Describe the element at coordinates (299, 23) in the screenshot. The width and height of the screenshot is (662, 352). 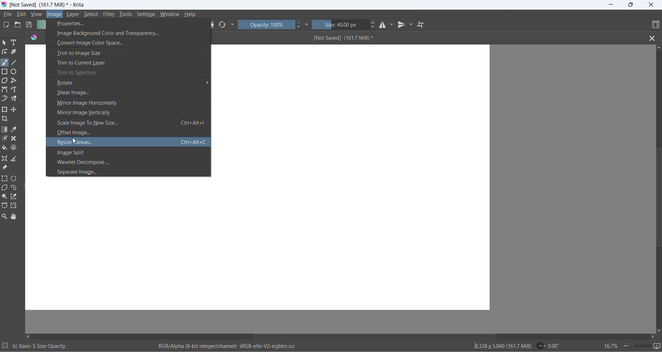
I see `increment opacity` at that location.